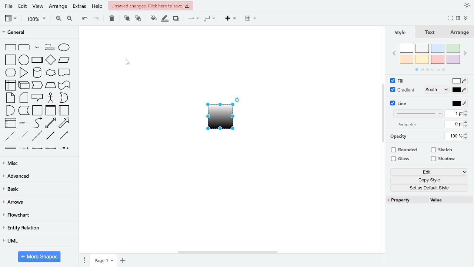 This screenshot has height=267, width=474. What do you see at coordinates (393, 54) in the screenshot?
I see `previous` at bounding box center [393, 54].